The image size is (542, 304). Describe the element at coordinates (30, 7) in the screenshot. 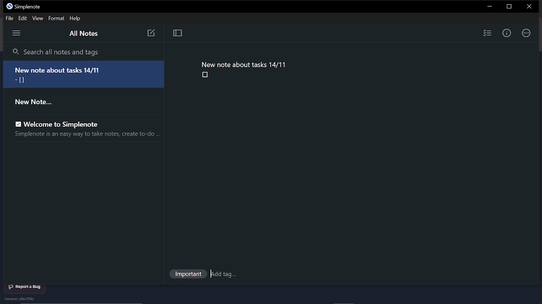

I see ` Simplenote` at that location.